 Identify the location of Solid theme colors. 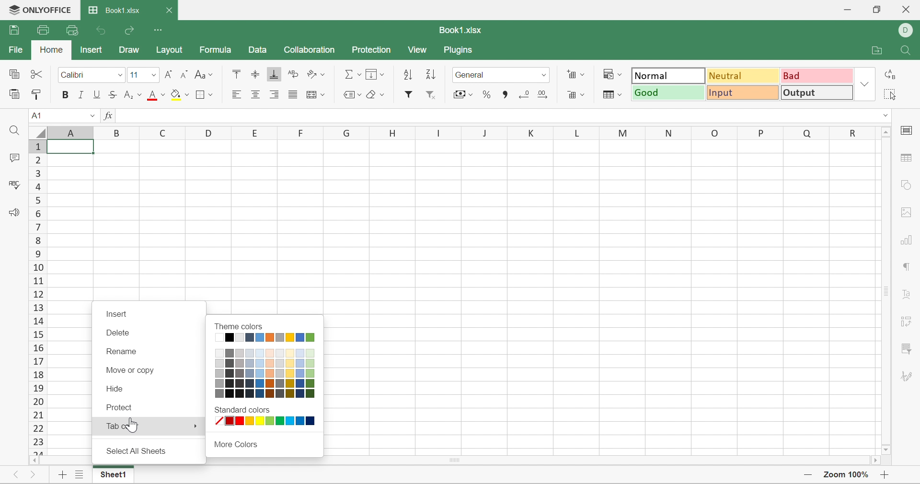
(266, 338).